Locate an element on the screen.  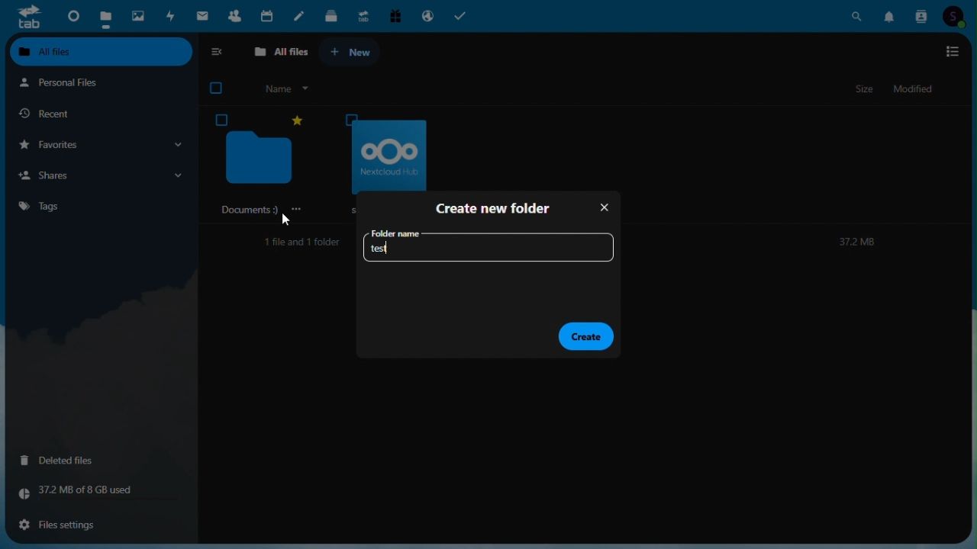
tab is located at coordinates (24, 16).